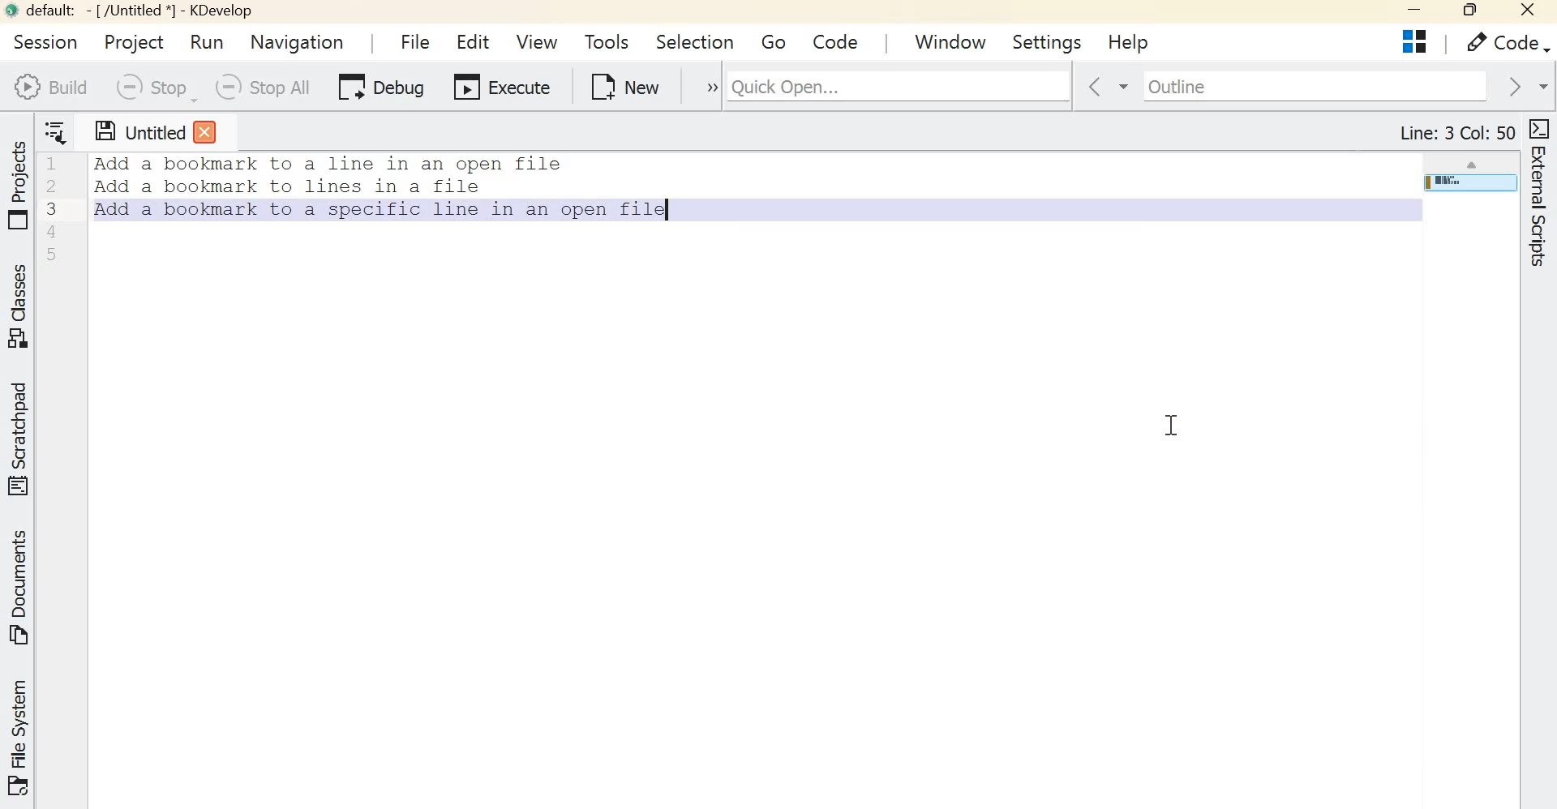 This screenshot has height=809, width=1557. Describe the element at coordinates (776, 40) in the screenshot. I see `Go` at that location.